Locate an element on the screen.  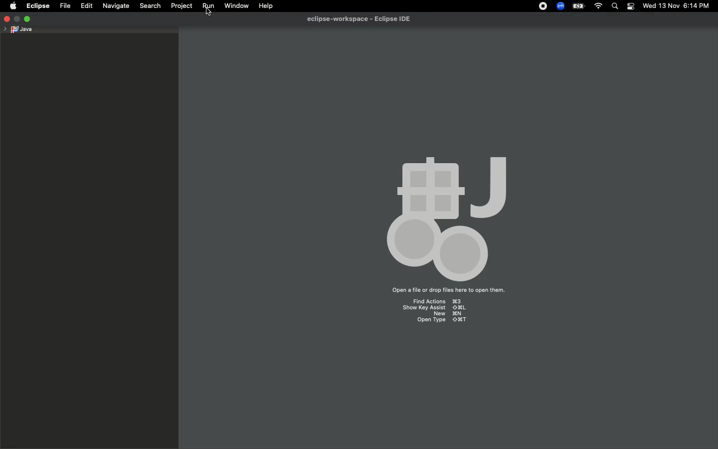
File is located at coordinates (64, 6).